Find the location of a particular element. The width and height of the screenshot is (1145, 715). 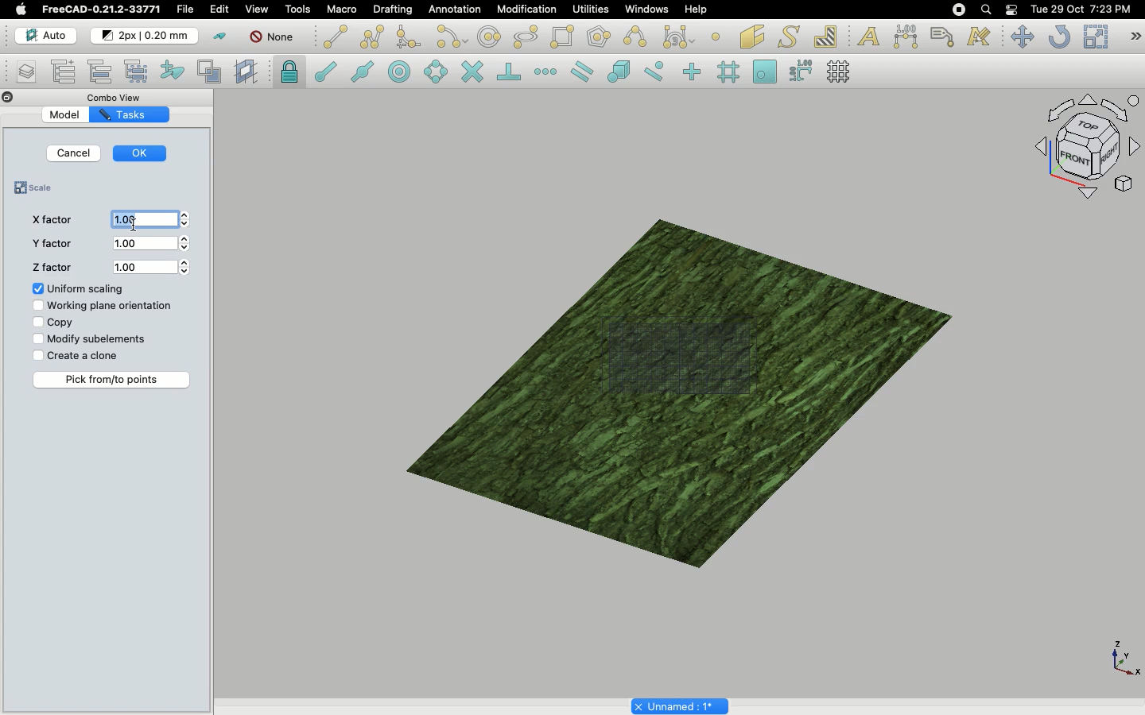

Toggle grid is located at coordinates (844, 71).